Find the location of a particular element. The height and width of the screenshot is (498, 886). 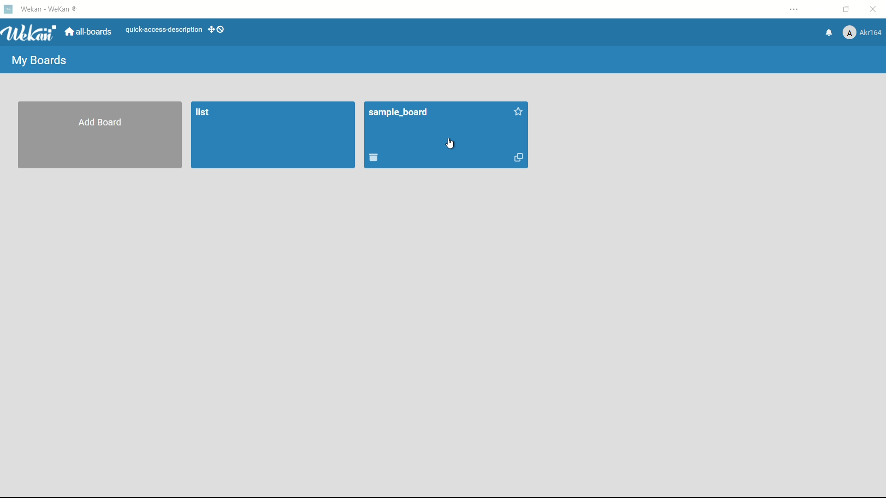

archive is located at coordinates (374, 158).